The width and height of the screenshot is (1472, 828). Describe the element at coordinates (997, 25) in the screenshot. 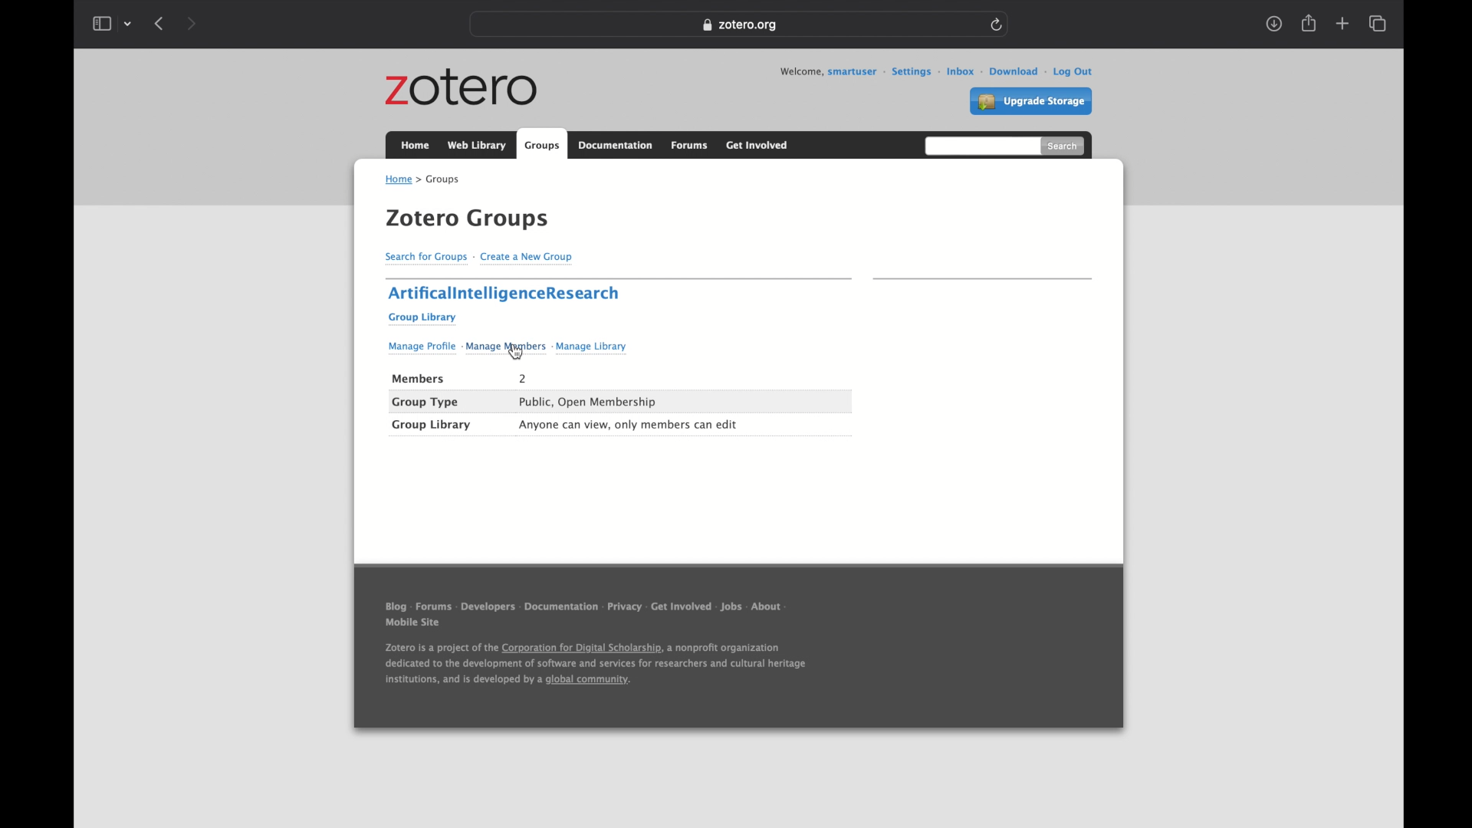

I see `refresh` at that location.